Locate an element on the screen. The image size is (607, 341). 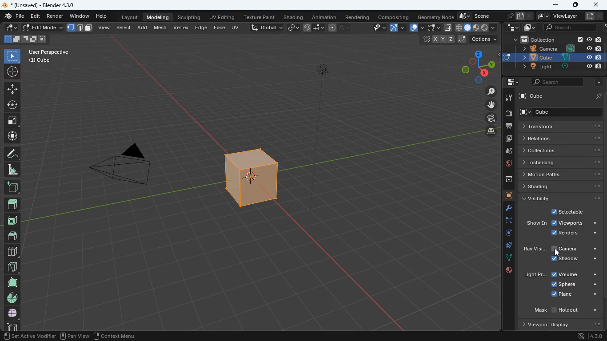
dimensions is located at coordinates (478, 67).